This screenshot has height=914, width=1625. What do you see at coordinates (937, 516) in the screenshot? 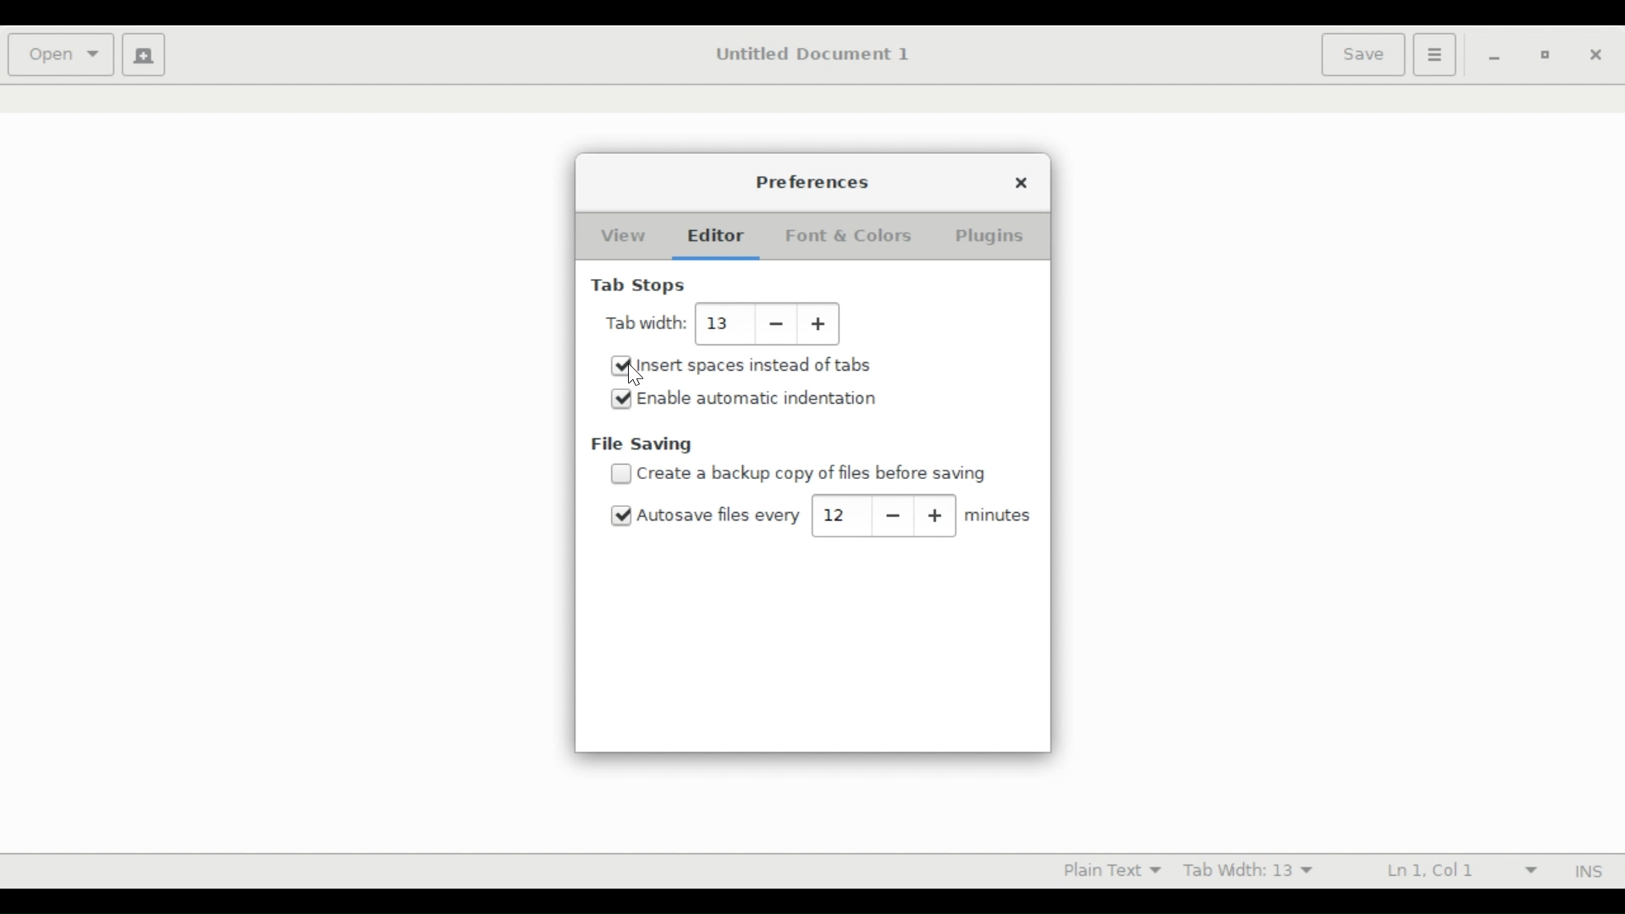
I see `Increase` at bounding box center [937, 516].